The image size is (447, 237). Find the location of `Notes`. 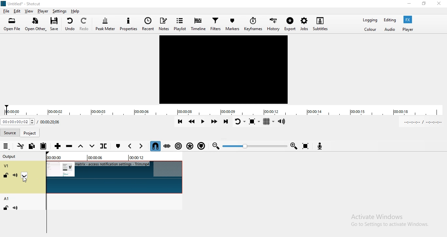

Notes is located at coordinates (165, 23).